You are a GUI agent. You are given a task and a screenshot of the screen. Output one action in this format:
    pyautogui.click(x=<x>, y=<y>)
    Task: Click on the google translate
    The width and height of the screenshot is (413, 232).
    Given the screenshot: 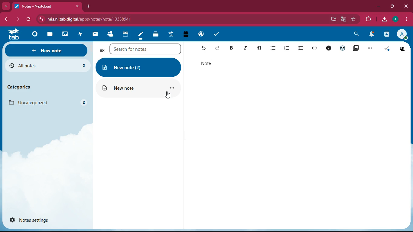 What is the action you would take?
    pyautogui.click(x=343, y=19)
    